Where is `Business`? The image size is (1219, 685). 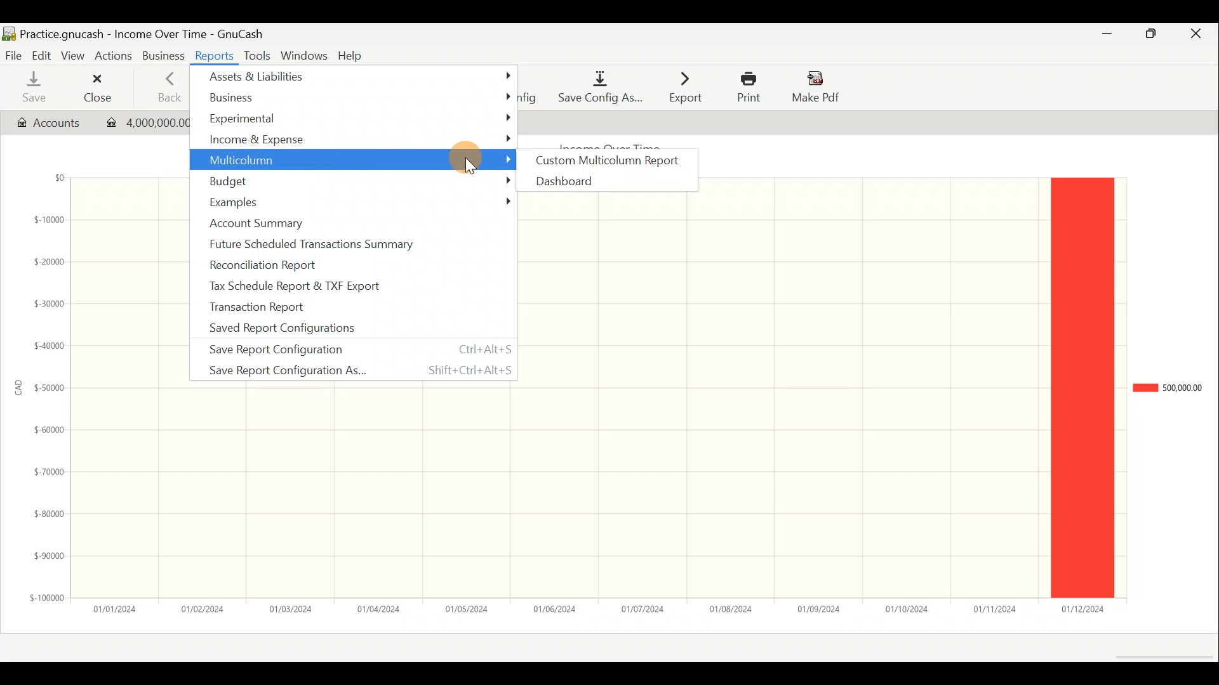
Business is located at coordinates (357, 95).